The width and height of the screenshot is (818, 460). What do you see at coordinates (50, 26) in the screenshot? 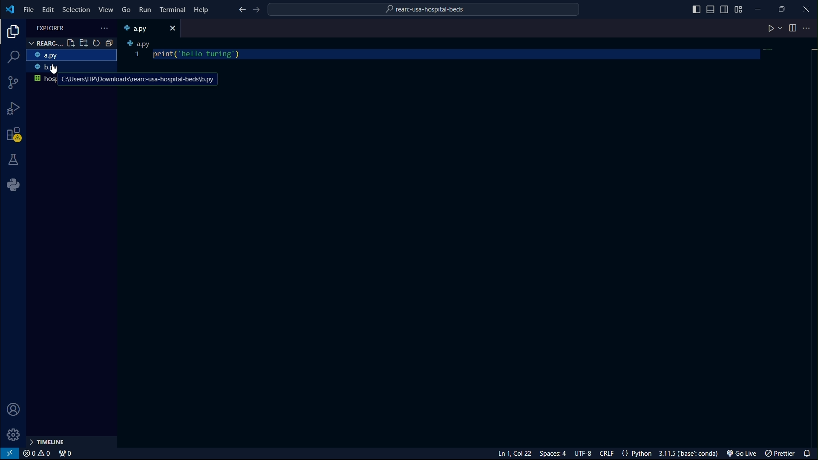
I see `EXPLORER` at bounding box center [50, 26].